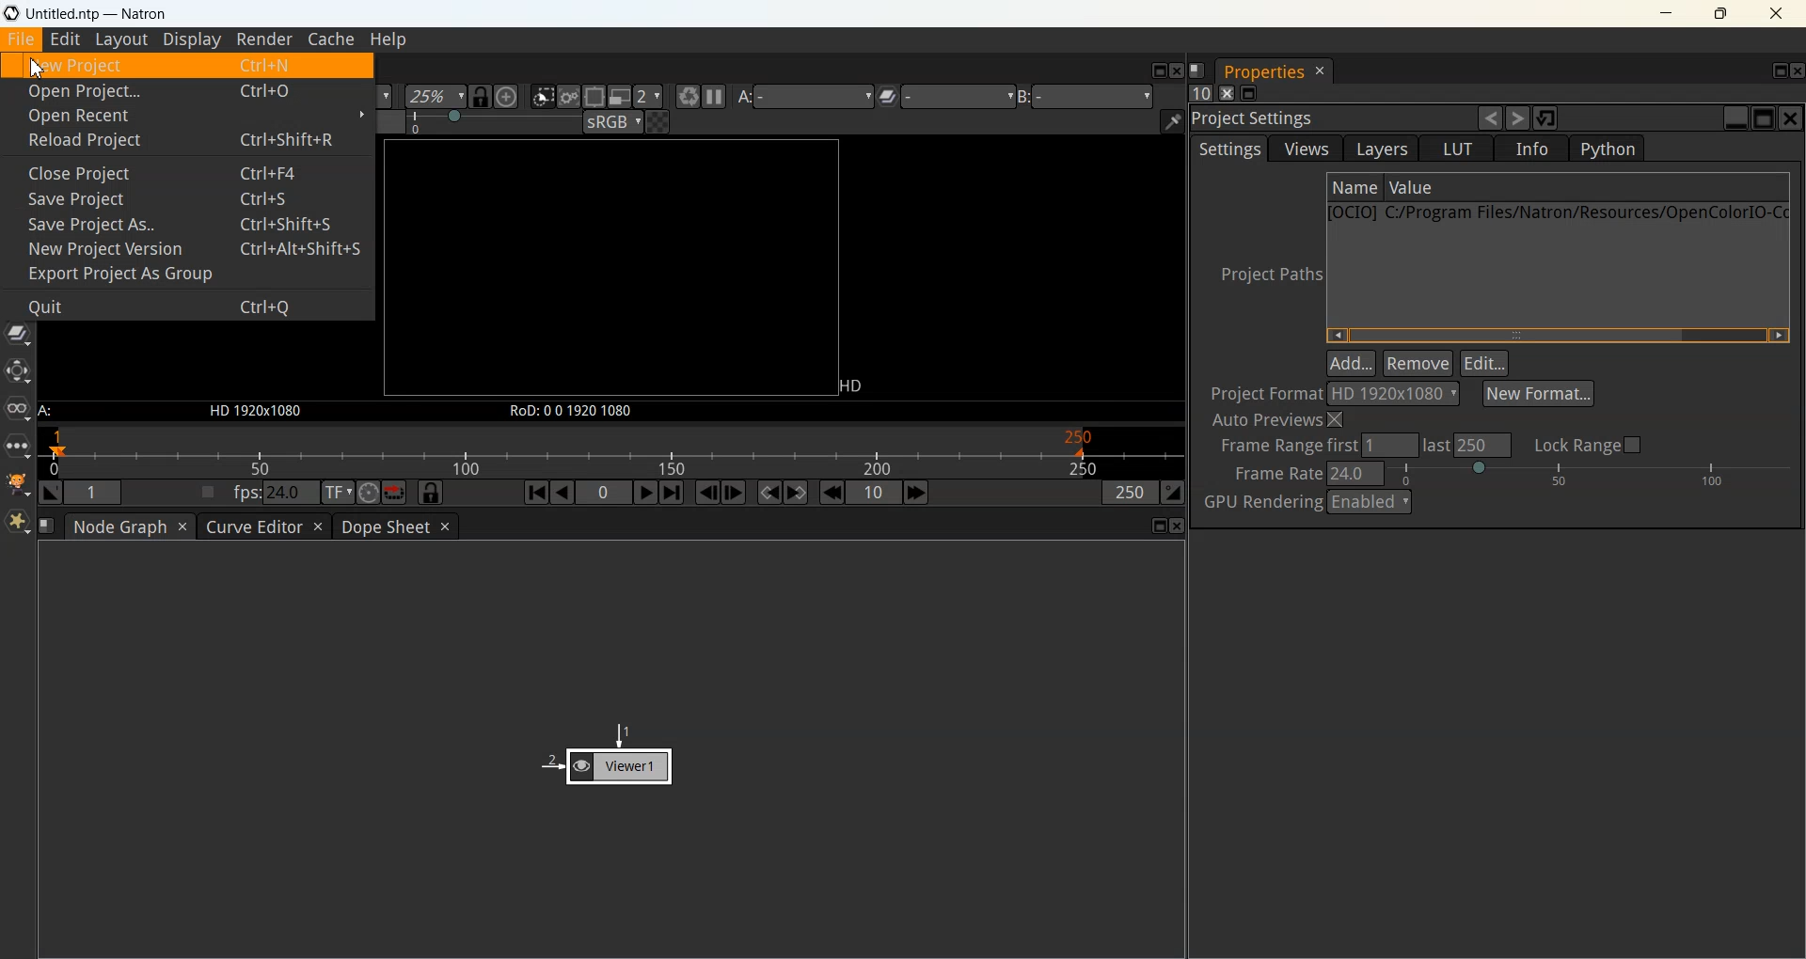 This screenshot has height=959, width=1806. I want to click on Set the playback at start, so click(51, 492).